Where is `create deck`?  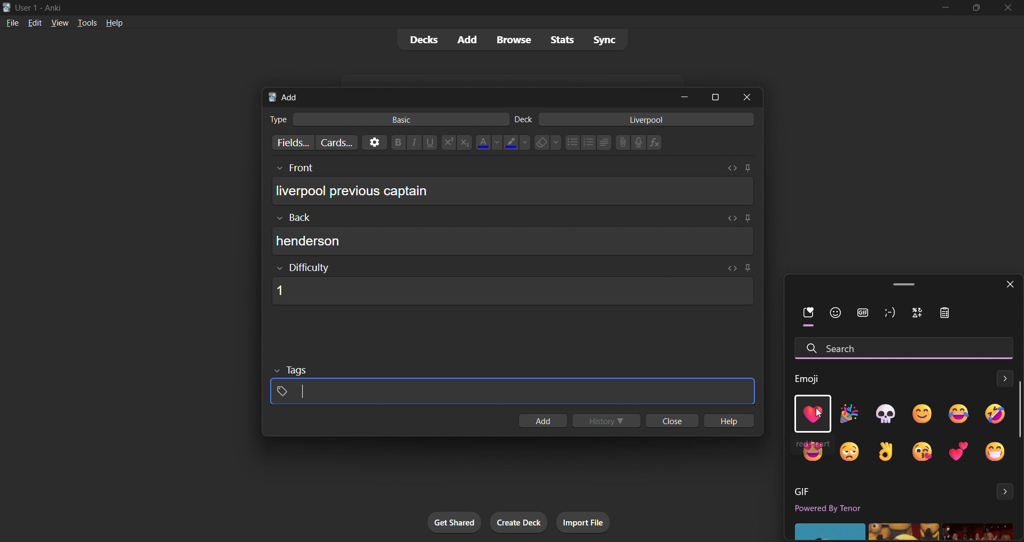 create deck is located at coordinates (519, 523).